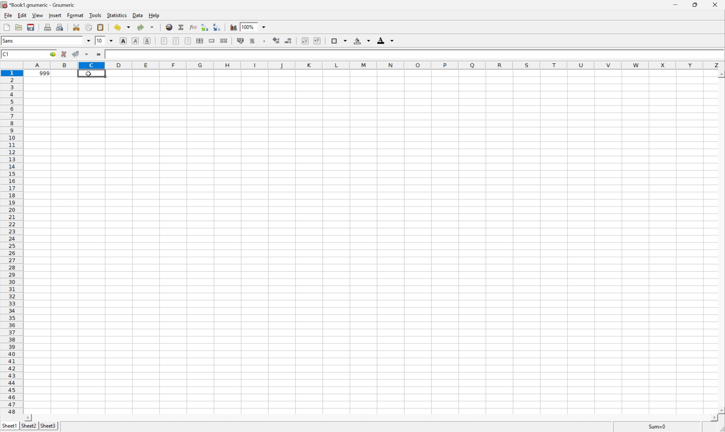 The width and height of the screenshot is (725, 432). What do you see at coordinates (363, 41) in the screenshot?
I see `background` at bounding box center [363, 41].